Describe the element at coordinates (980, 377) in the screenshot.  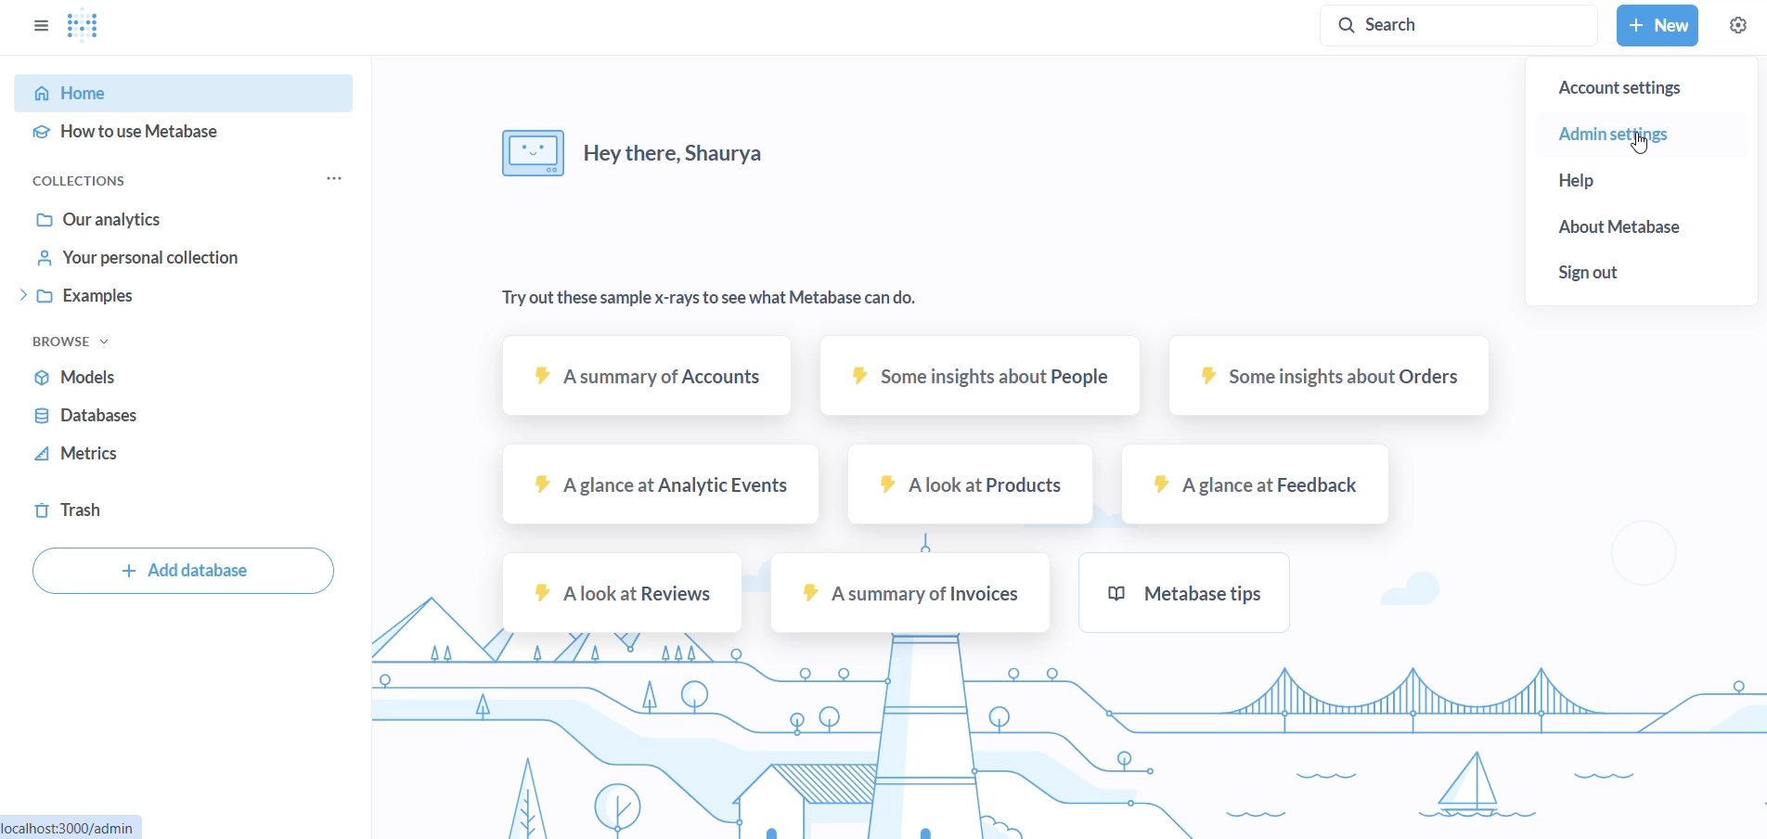
I see `Some insights about People` at that location.